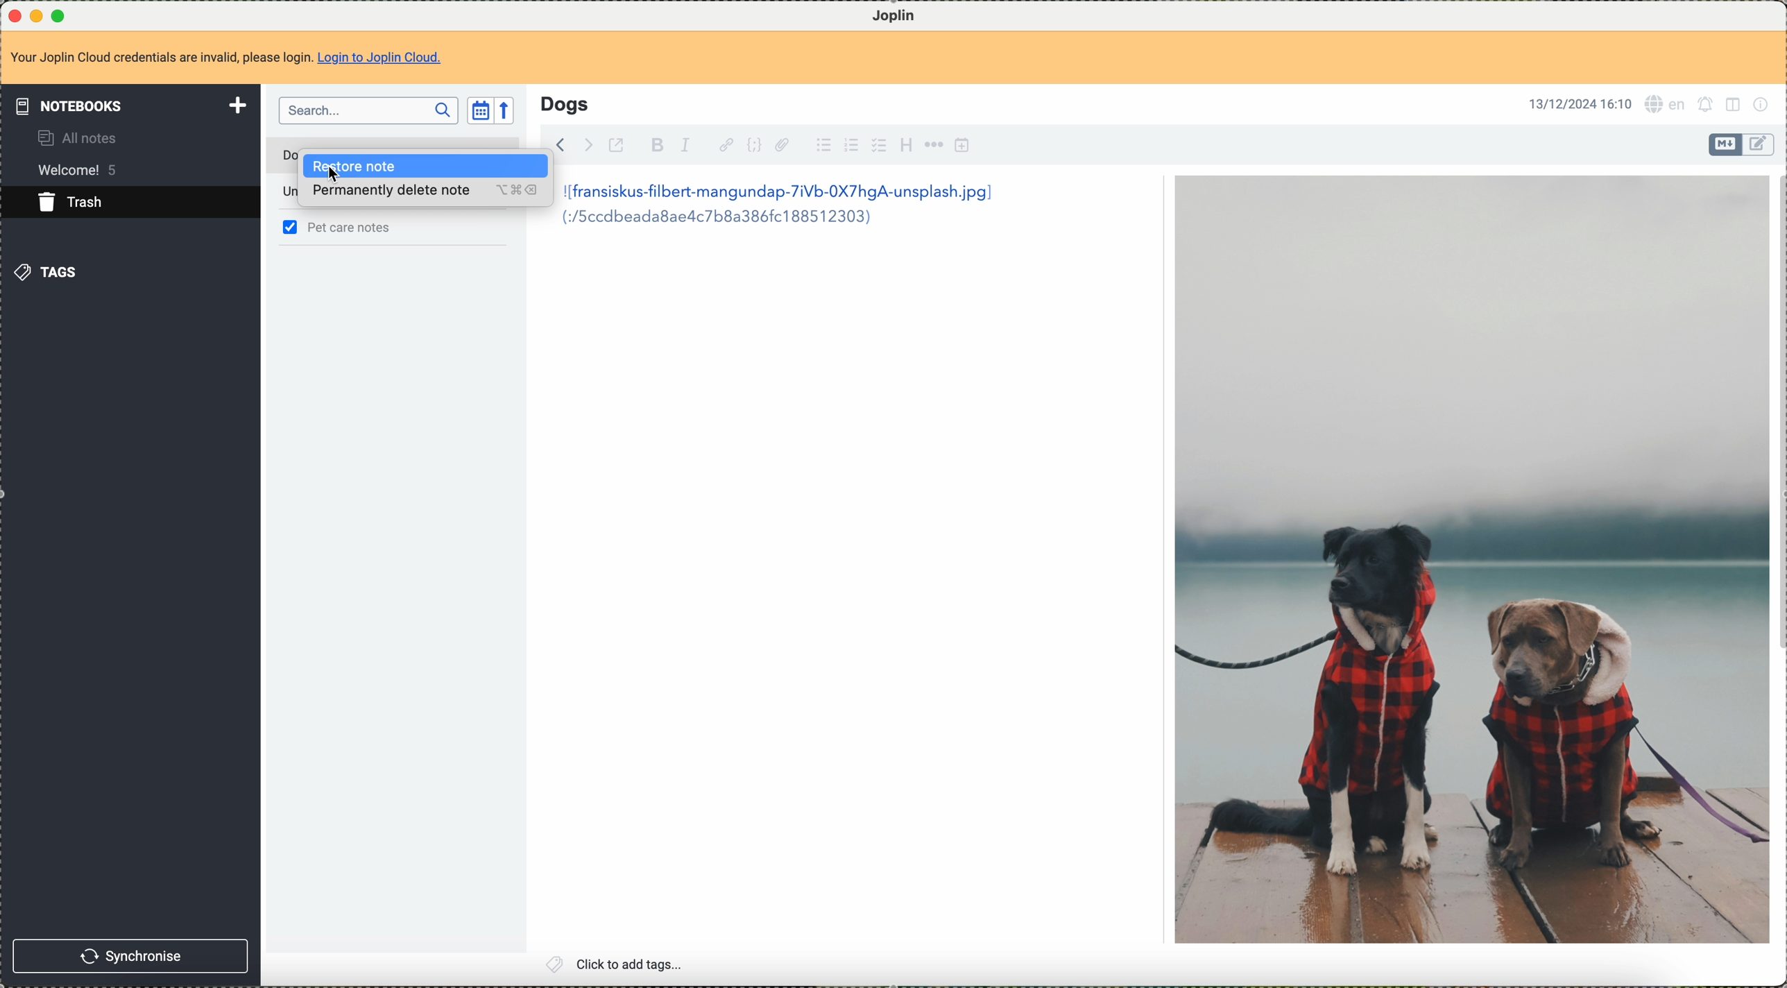 The height and width of the screenshot is (988, 1787). Describe the element at coordinates (1470, 559) in the screenshot. I see `image` at that location.